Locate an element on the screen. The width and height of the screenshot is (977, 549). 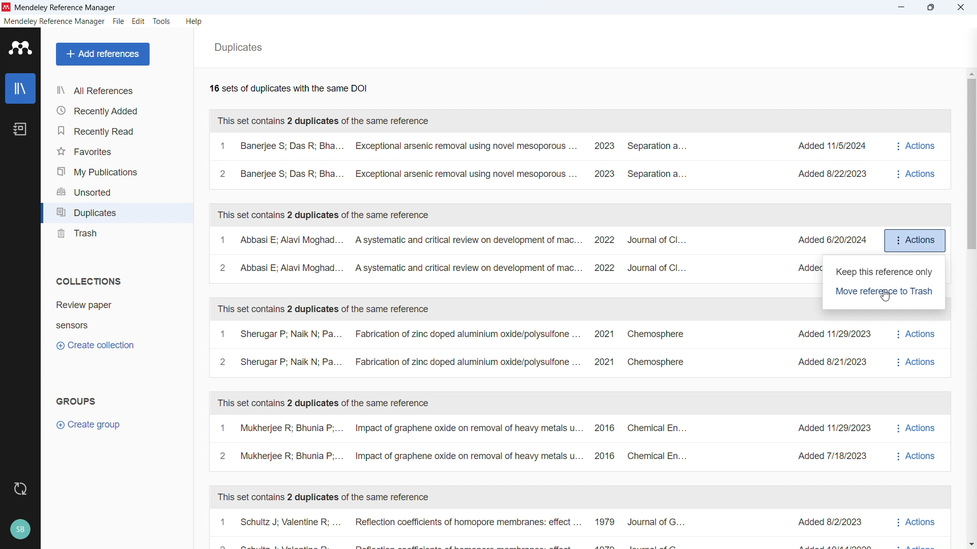
Duplicates  is located at coordinates (117, 212).